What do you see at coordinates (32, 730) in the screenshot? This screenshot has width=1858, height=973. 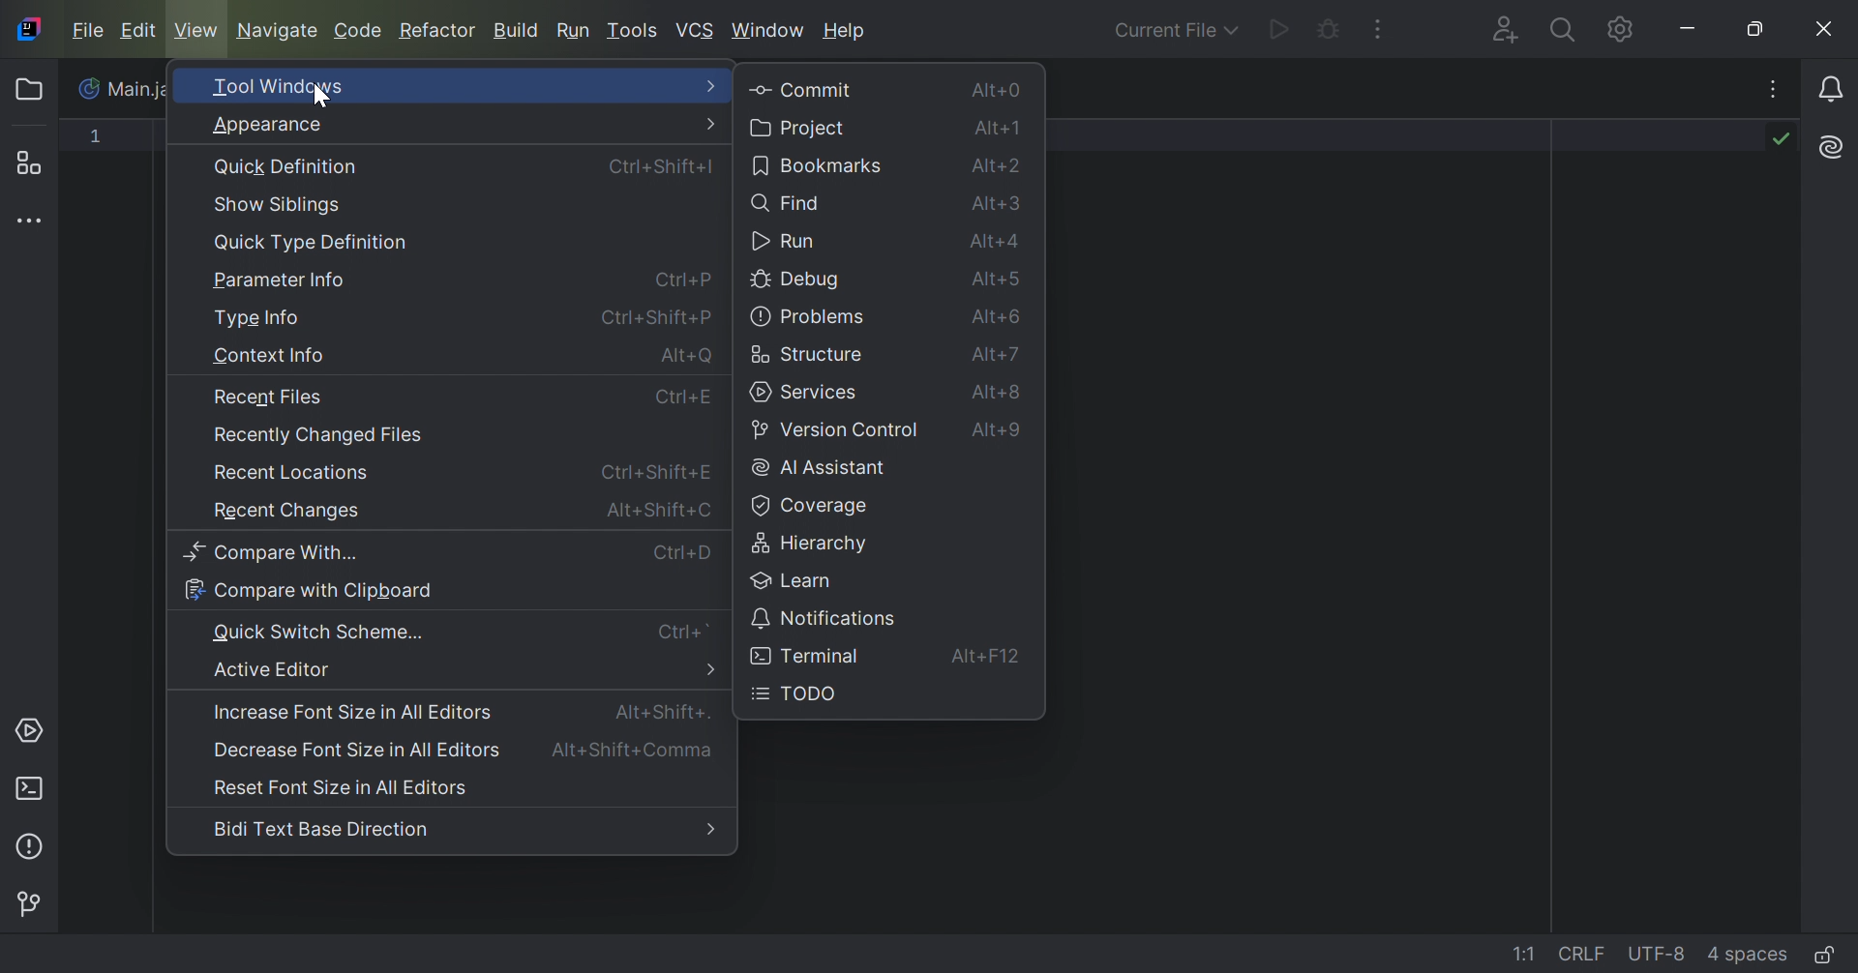 I see `Services` at bounding box center [32, 730].